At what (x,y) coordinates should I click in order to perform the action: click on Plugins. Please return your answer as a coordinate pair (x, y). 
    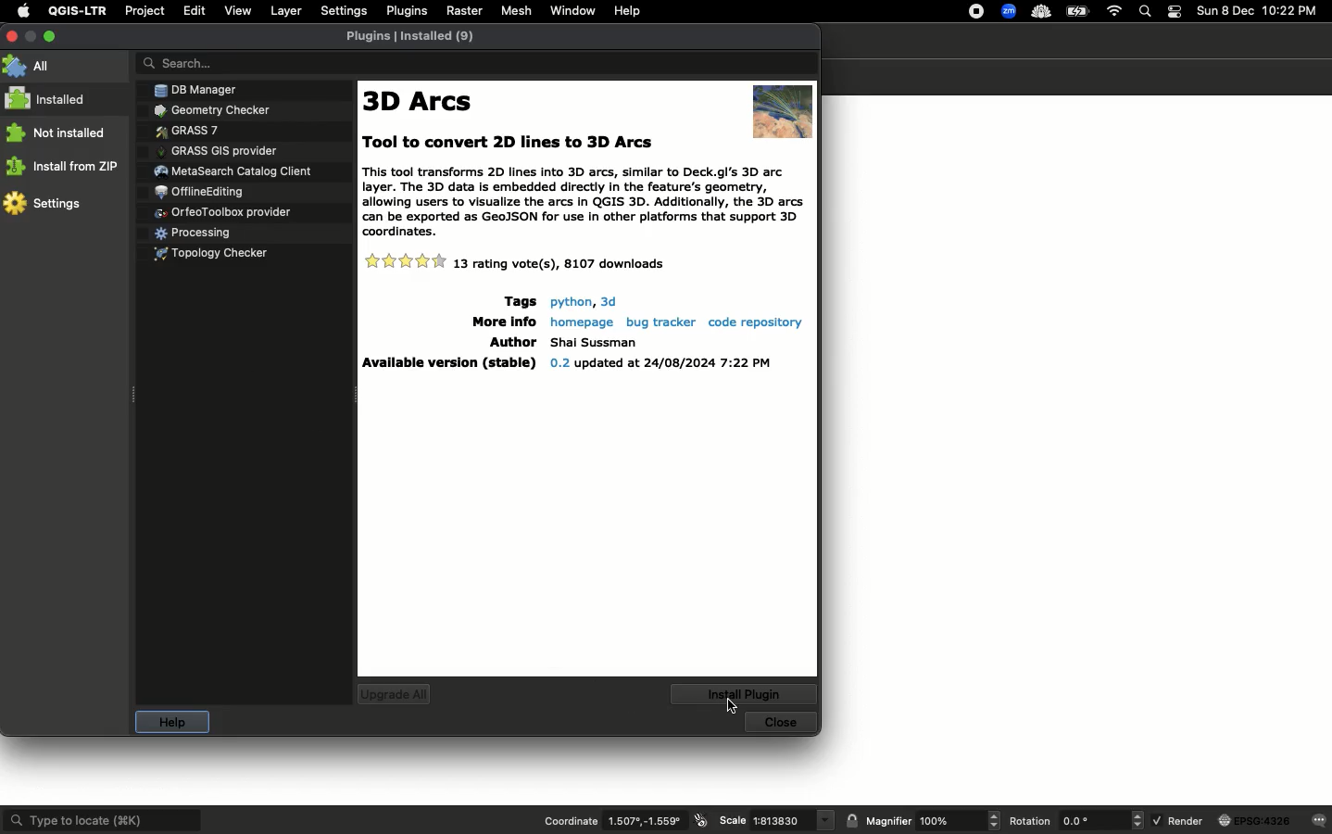
    Looking at the image, I should click on (179, 128).